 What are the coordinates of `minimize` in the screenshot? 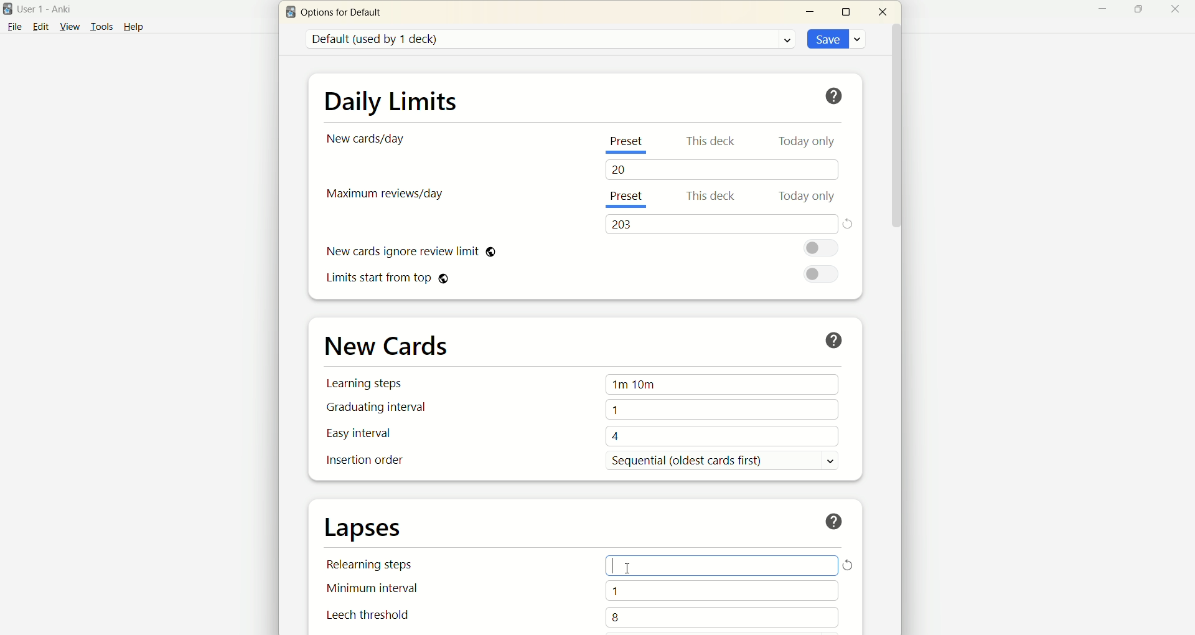 It's located at (812, 12).